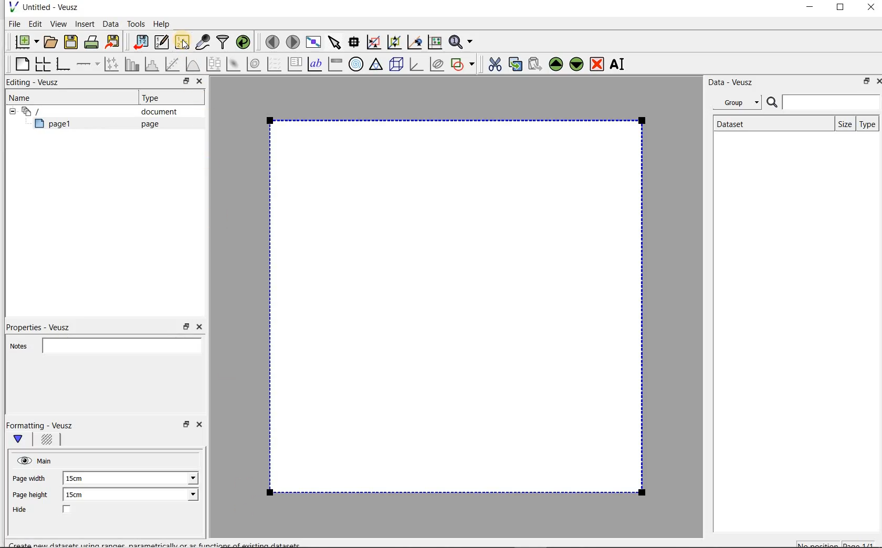  What do you see at coordinates (35, 24) in the screenshot?
I see `Edit` at bounding box center [35, 24].